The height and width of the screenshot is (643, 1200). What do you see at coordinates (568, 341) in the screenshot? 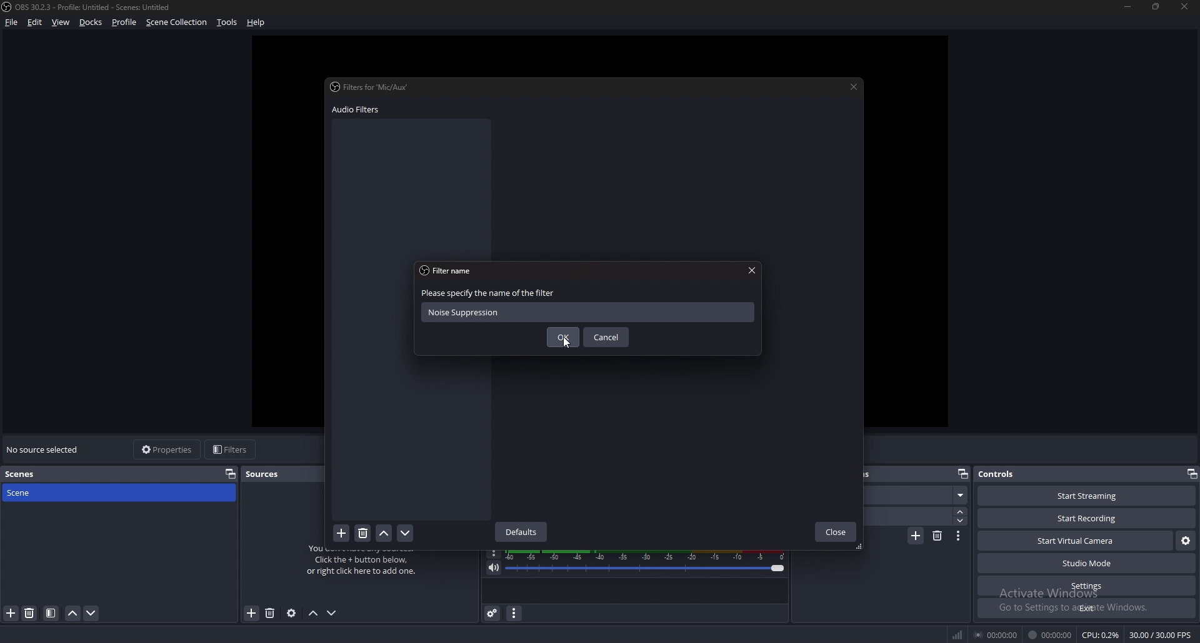
I see `cursor` at bounding box center [568, 341].